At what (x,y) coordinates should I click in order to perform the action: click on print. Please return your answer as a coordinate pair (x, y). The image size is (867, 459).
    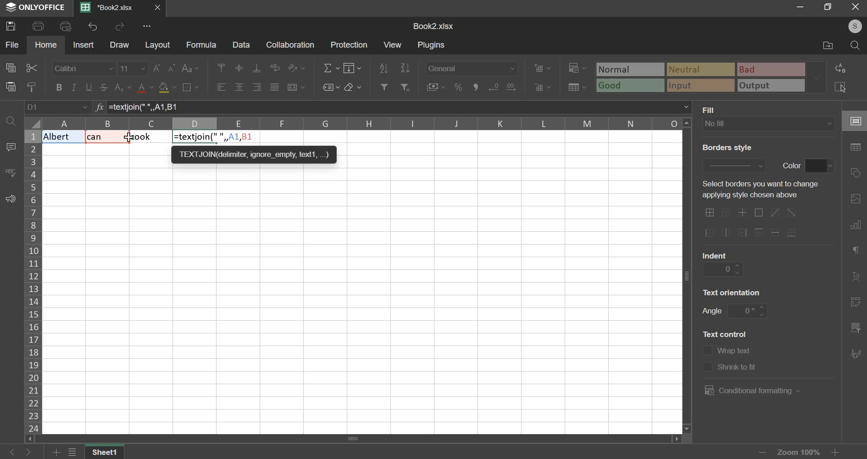
    Looking at the image, I should click on (39, 26).